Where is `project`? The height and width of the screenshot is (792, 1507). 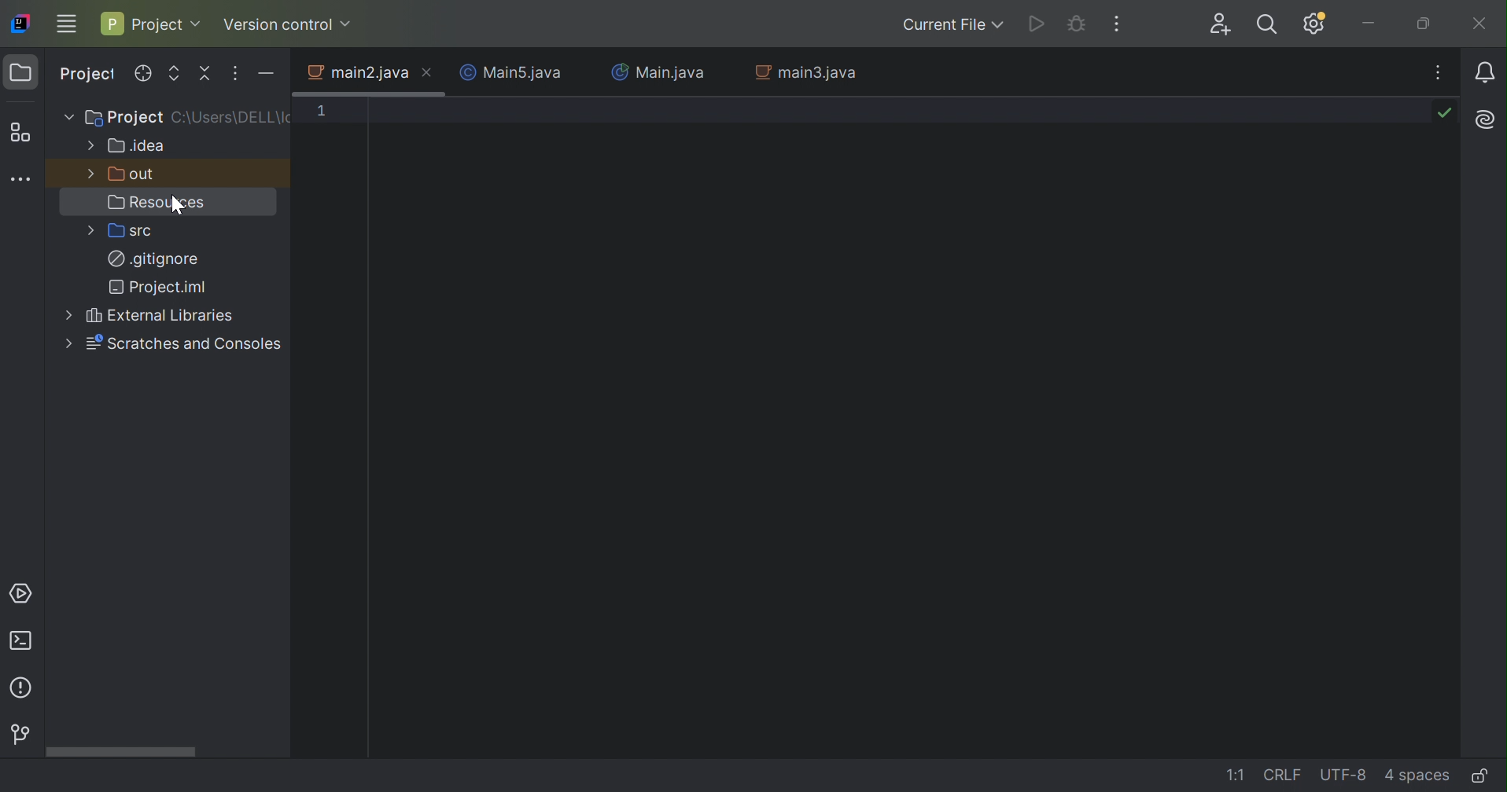
project is located at coordinates (88, 73).